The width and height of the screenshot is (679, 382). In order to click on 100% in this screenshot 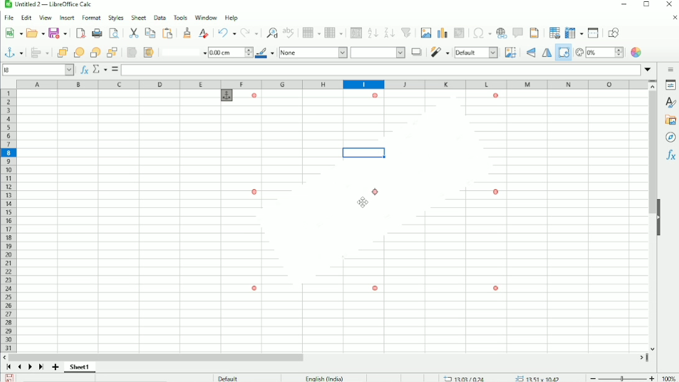, I will do `click(668, 376)`.